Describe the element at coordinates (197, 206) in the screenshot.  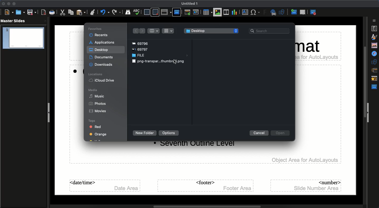
I see `Scroll` at that location.